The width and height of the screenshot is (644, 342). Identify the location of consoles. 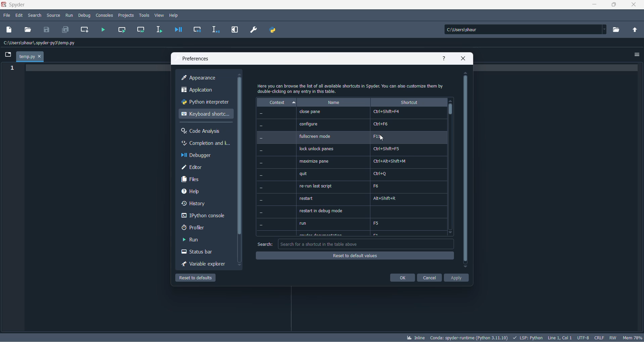
(104, 15).